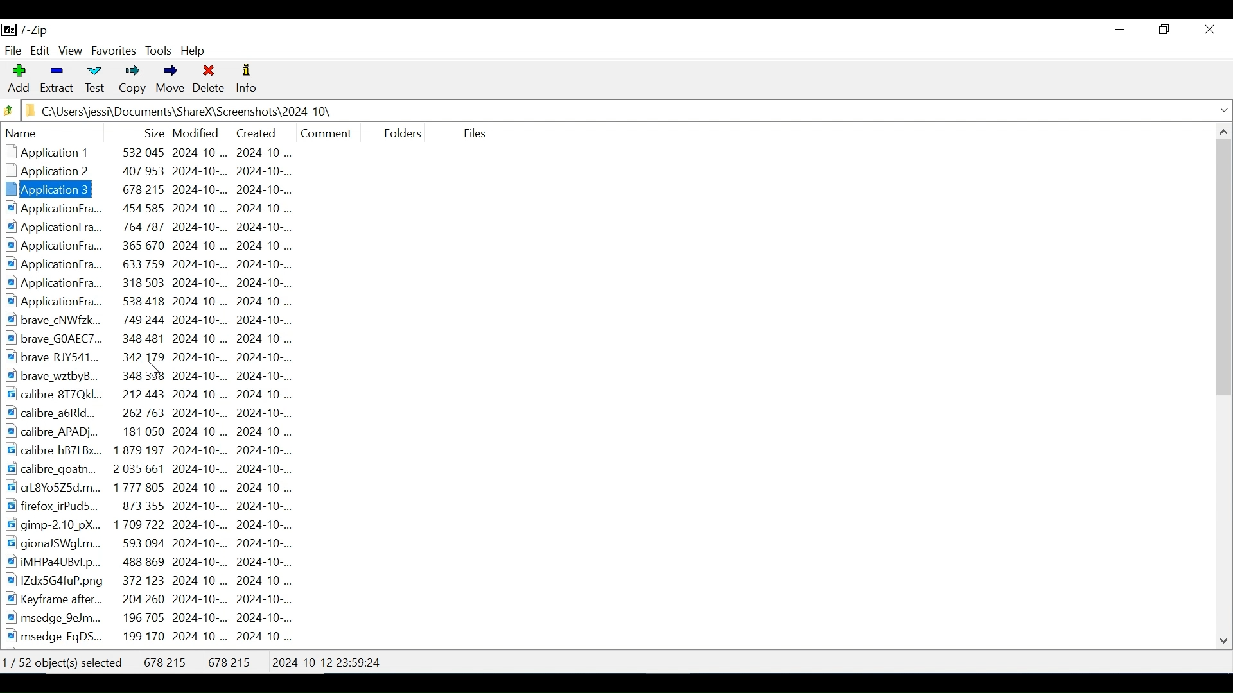 This screenshot has width=1233, height=693. Describe the element at coordinates (157, 618) in the screenshot. I see `msedge 9eJm... 196 705 2024-10-.. 2024-10-...` at that location.